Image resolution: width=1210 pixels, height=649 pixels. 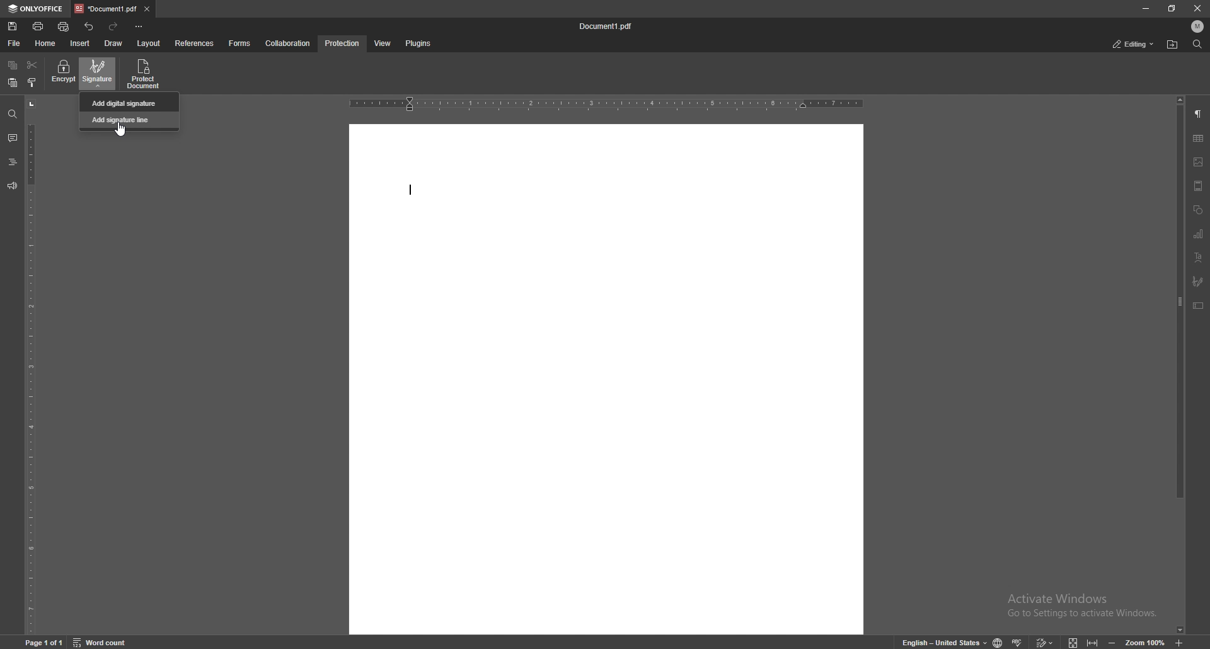 What do you see at coordinates (123, 132) in the screenshot?
I see `cursor` at bounding box center [123, 132].